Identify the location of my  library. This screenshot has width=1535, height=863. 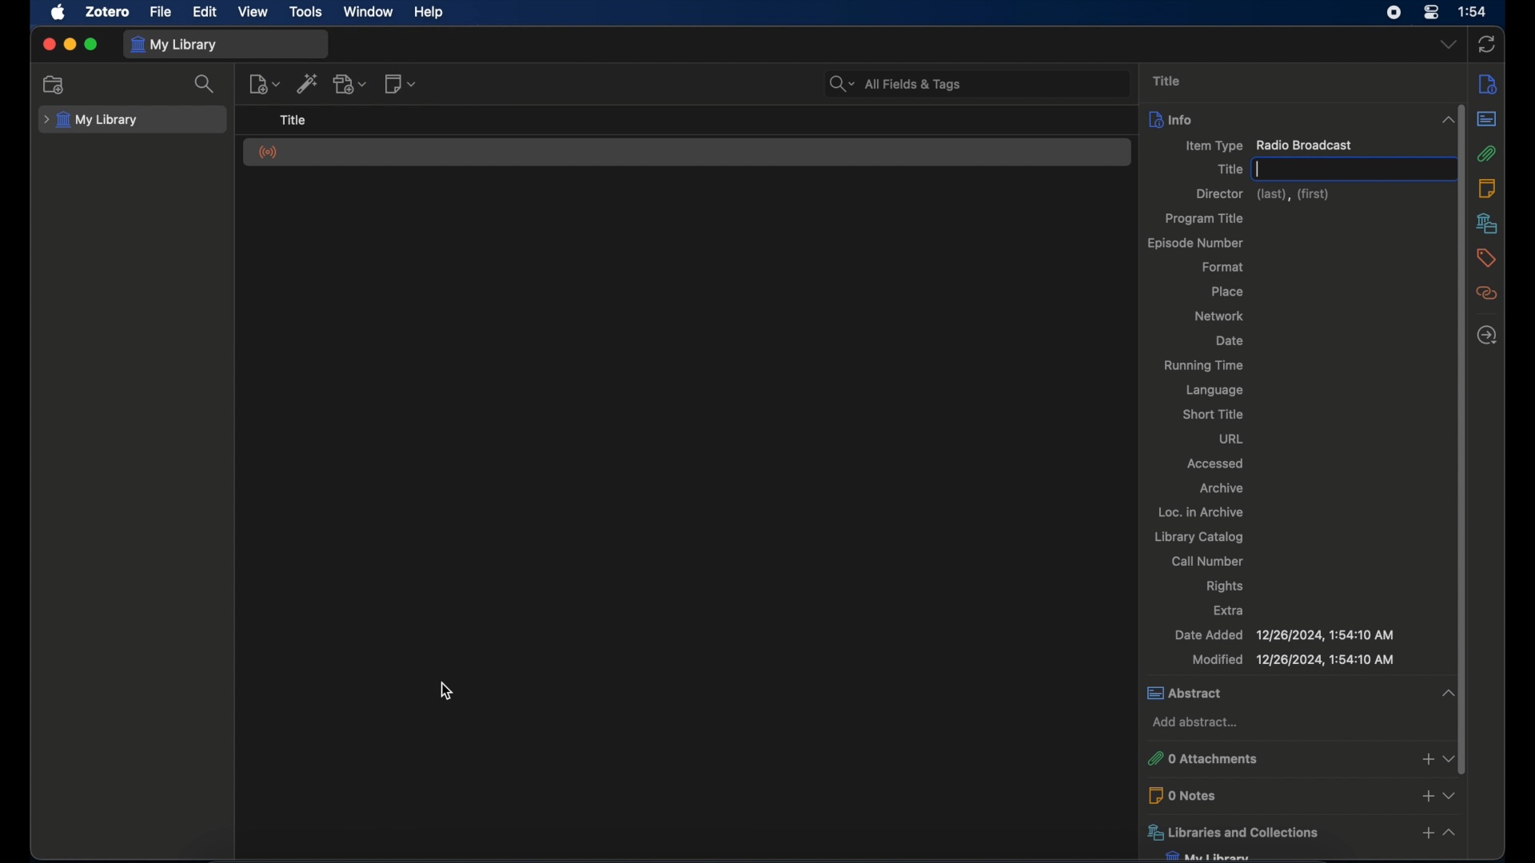
(1210, 855).